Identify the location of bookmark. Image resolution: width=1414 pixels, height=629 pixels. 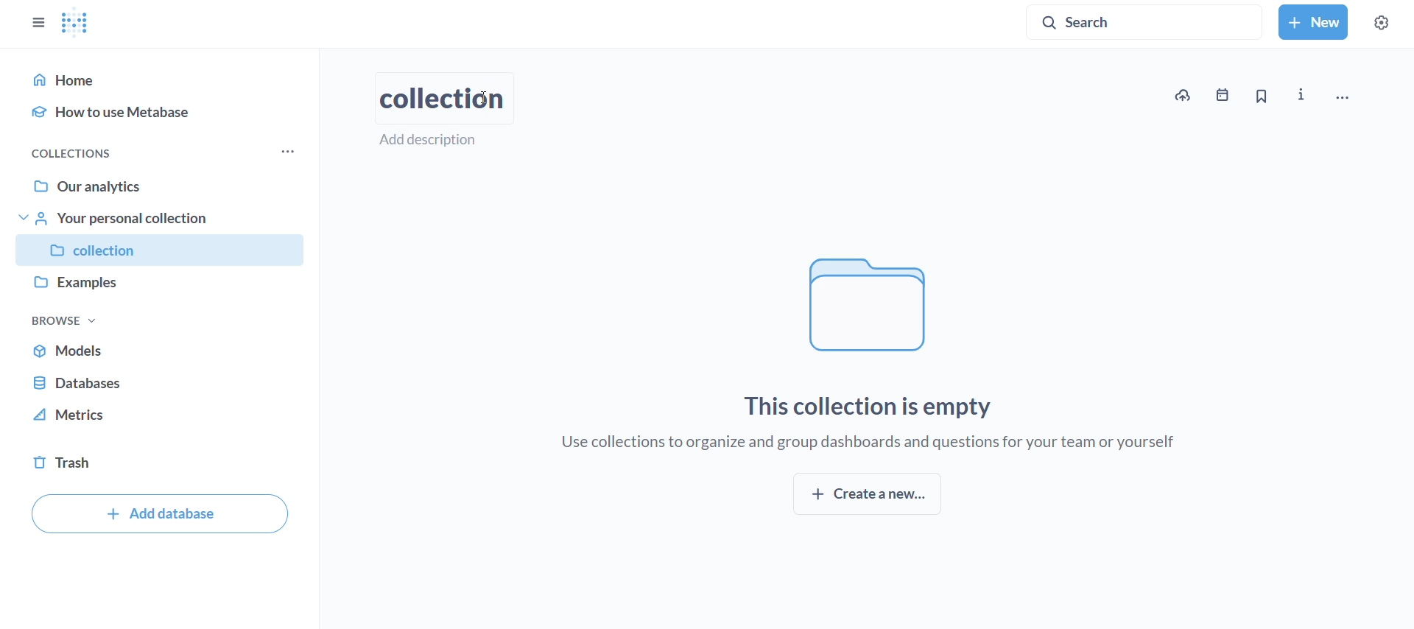
(1262, 97).